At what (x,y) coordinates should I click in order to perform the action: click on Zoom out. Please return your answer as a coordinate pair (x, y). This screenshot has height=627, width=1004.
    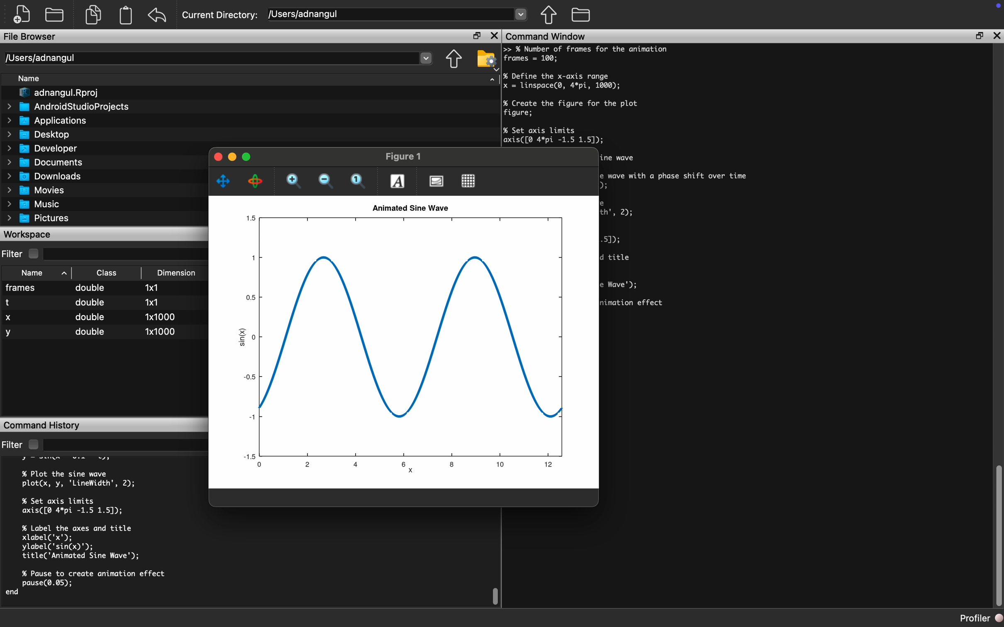
    Looking at the image, I should click on (326, 181).